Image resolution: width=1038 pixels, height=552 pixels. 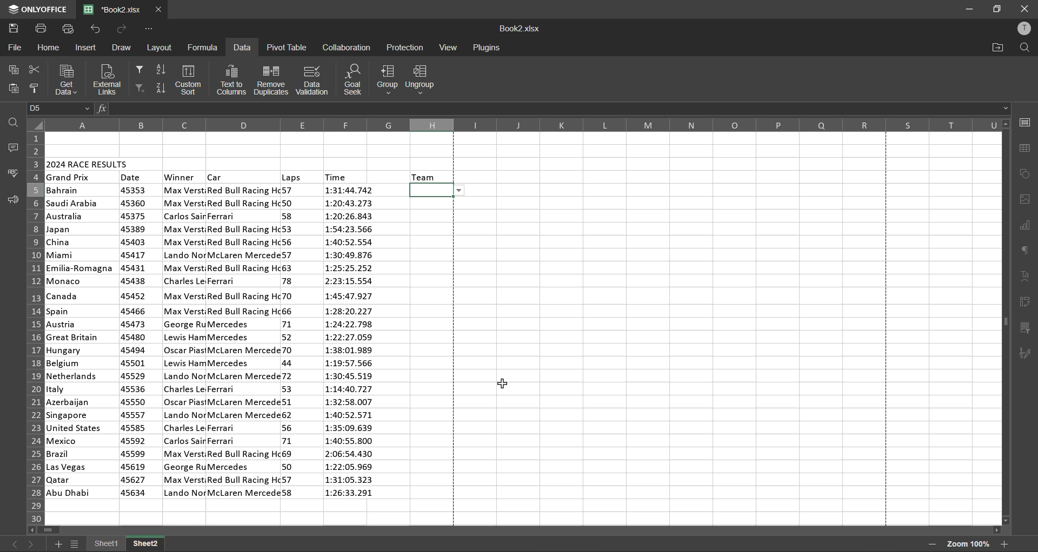 I want to click on copy, so click(x=12, y=71).